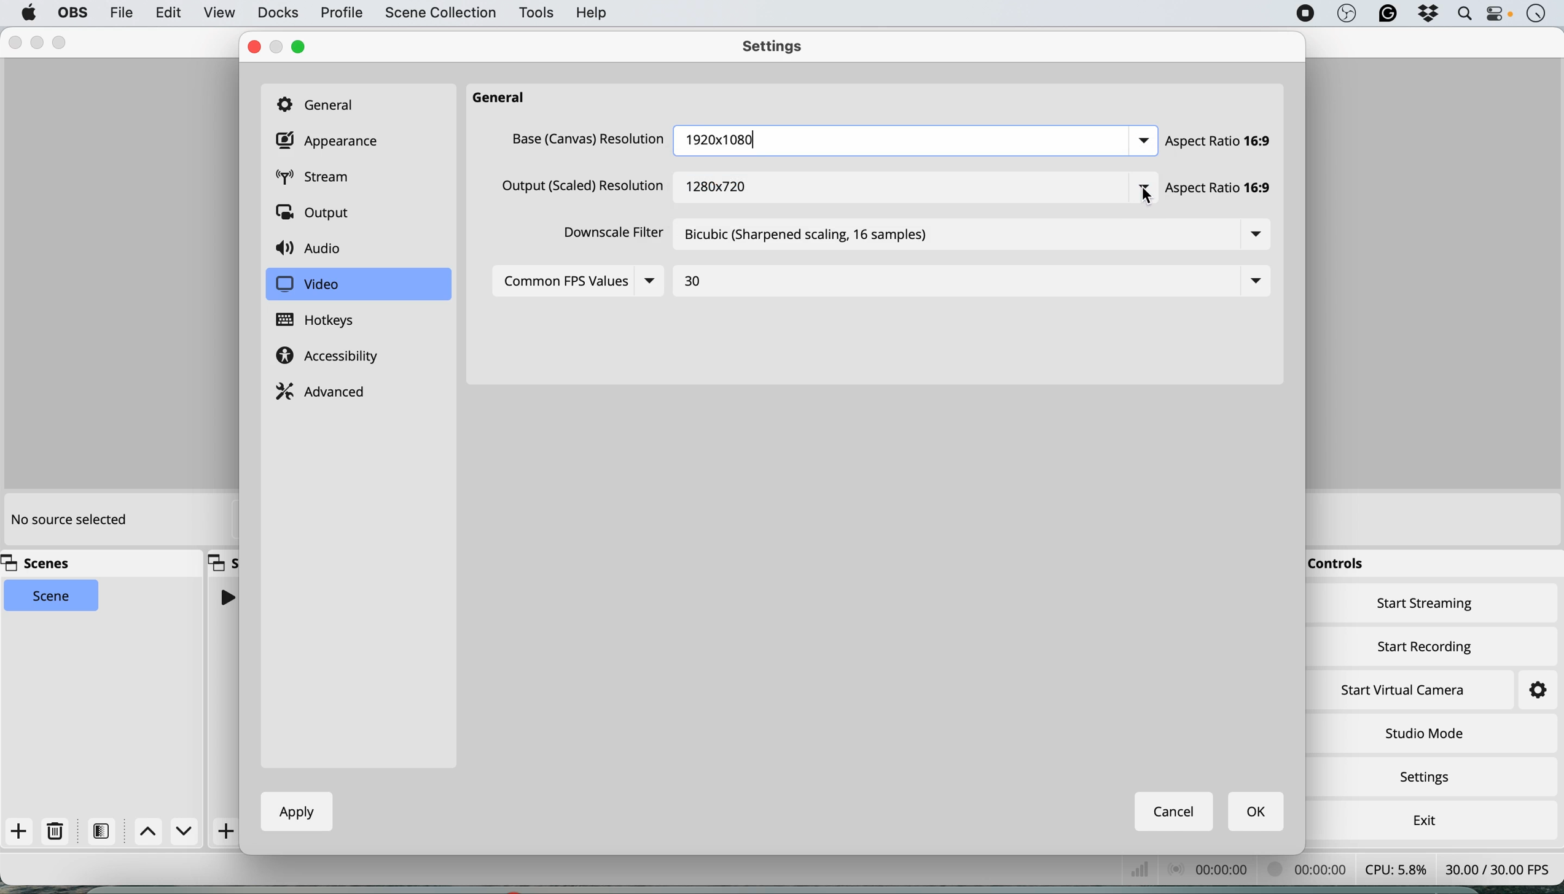  I want to click on settings, so click(1526, 691).